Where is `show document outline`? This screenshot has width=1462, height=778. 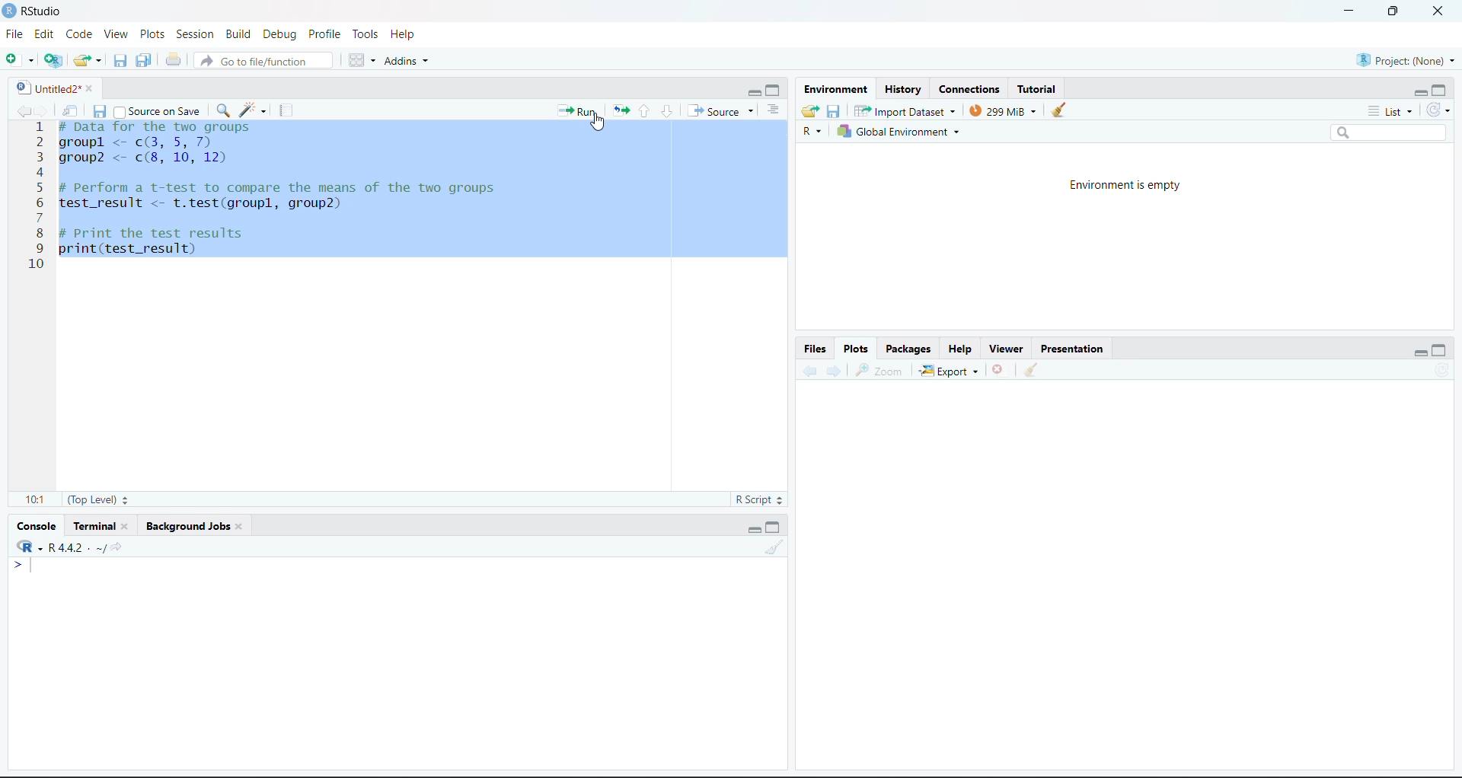
show document outline is located at coordinates (775, 109).